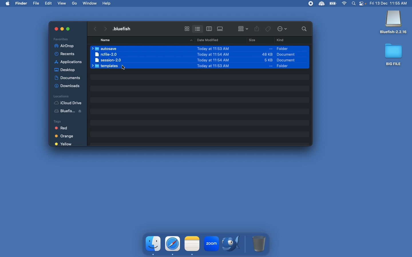  Describe the element at coordinates (394, 54) in the screenshot. I see `Big file` at that location.